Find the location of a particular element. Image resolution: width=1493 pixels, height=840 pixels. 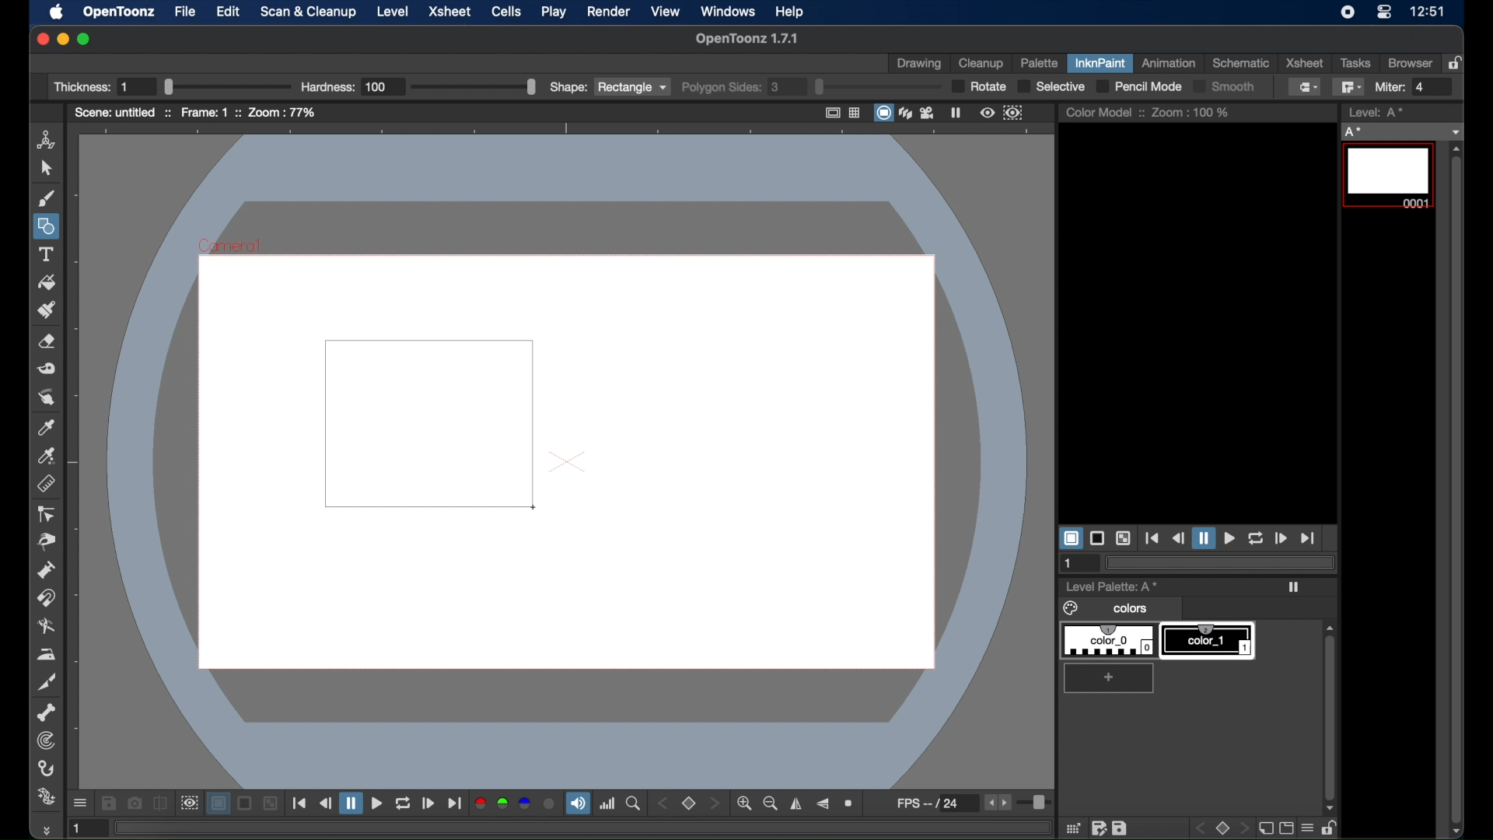

render is located at coordinates (608, 12).